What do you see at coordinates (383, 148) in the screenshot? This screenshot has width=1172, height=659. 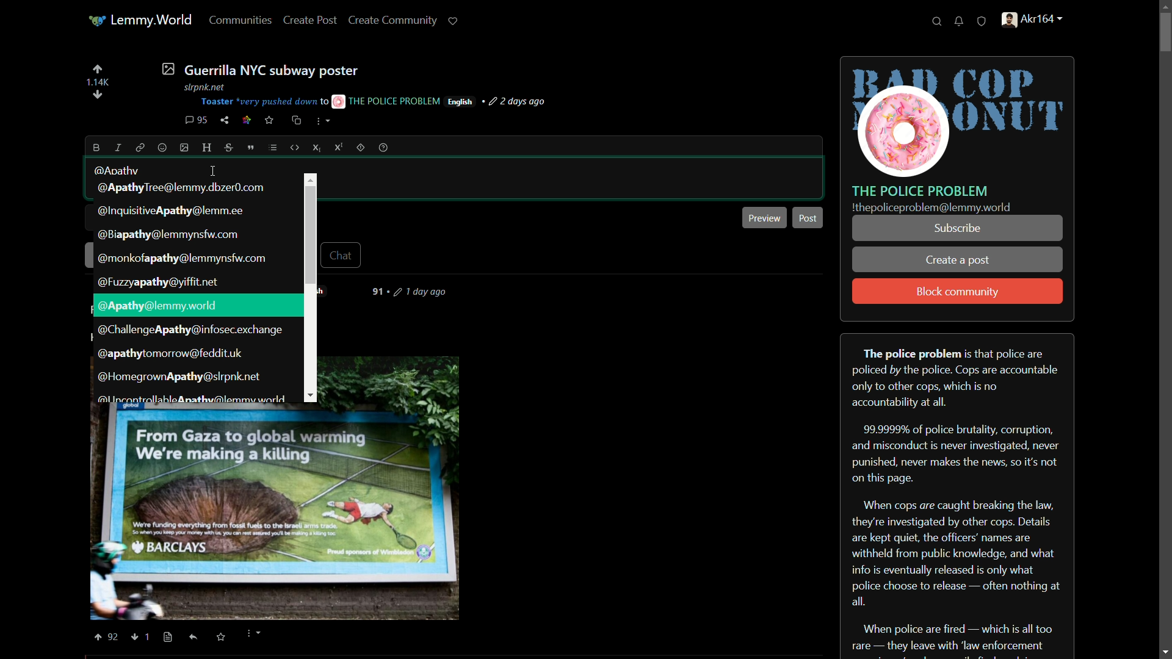 I see `help` at bounding box center [383, 148].